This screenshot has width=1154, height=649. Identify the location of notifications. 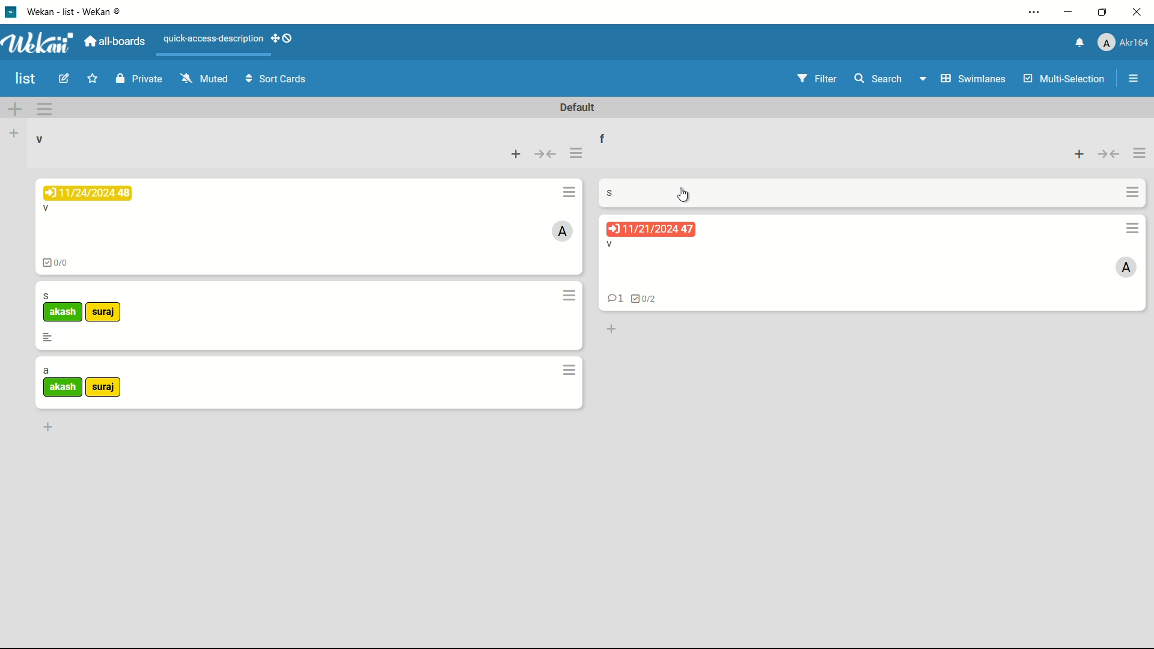
(1080, 41).